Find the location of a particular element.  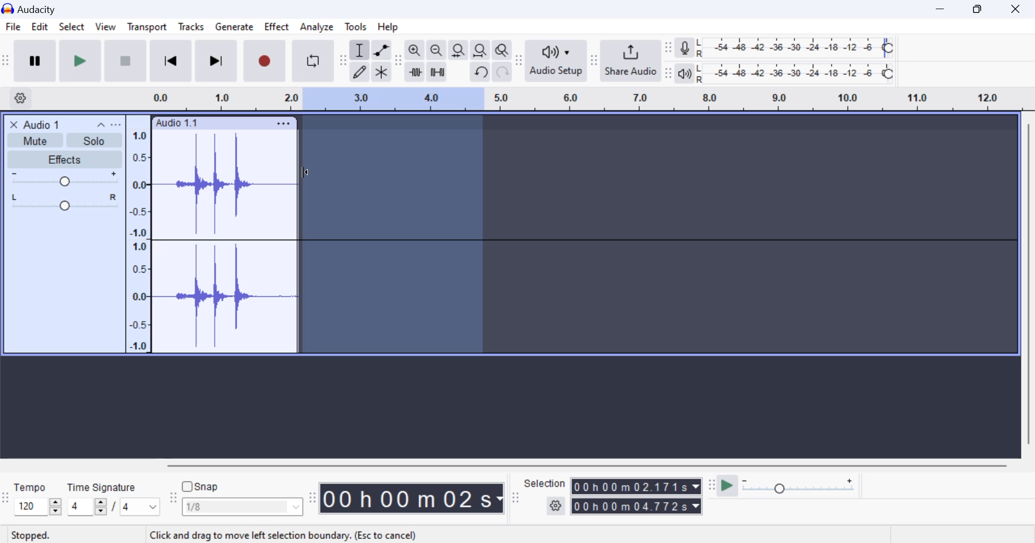

Restore Down is located at coordinates (942, 9).